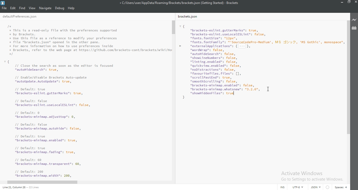 This screenshot has width=358, height=190. What do you see at coordinates (297, 187) in the screenshot?
I see `UTF-8` at bounding box center [297, 187].